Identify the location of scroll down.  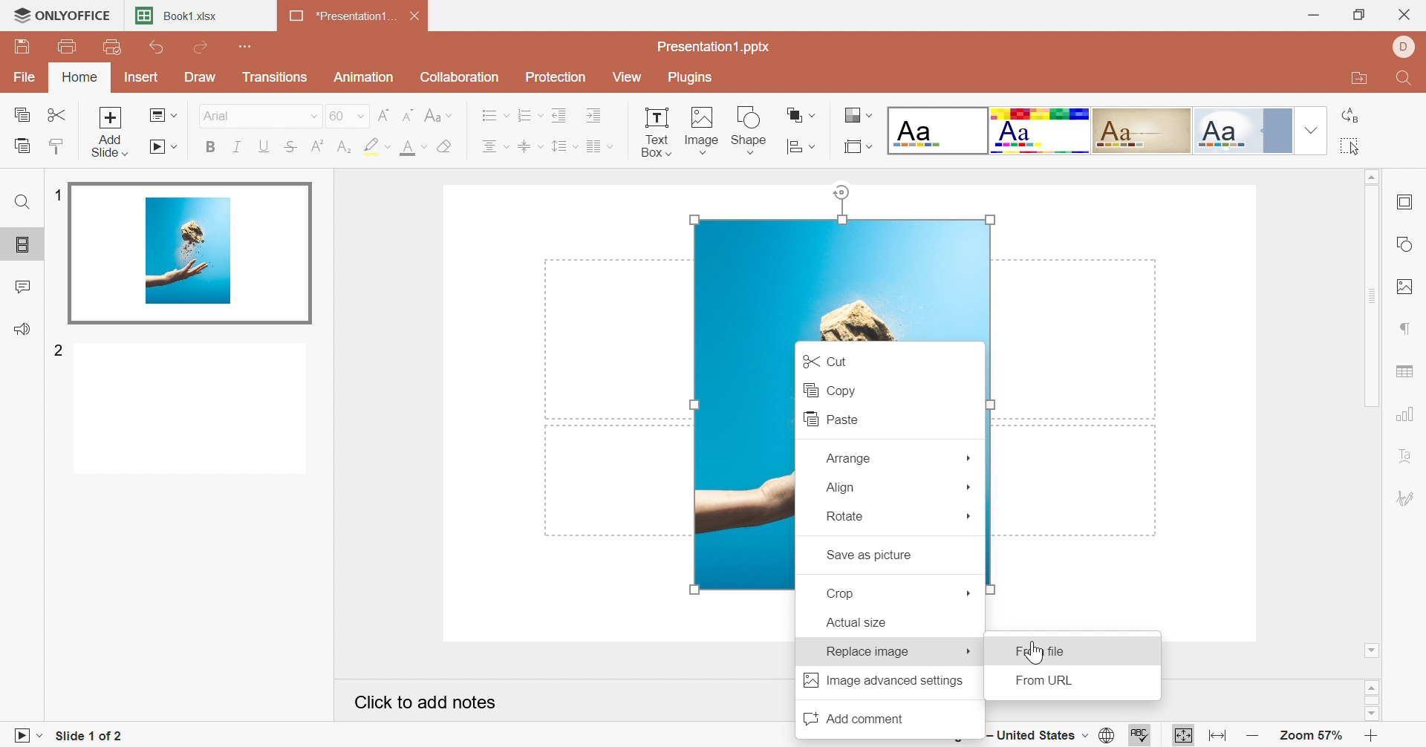
(1371, 715).